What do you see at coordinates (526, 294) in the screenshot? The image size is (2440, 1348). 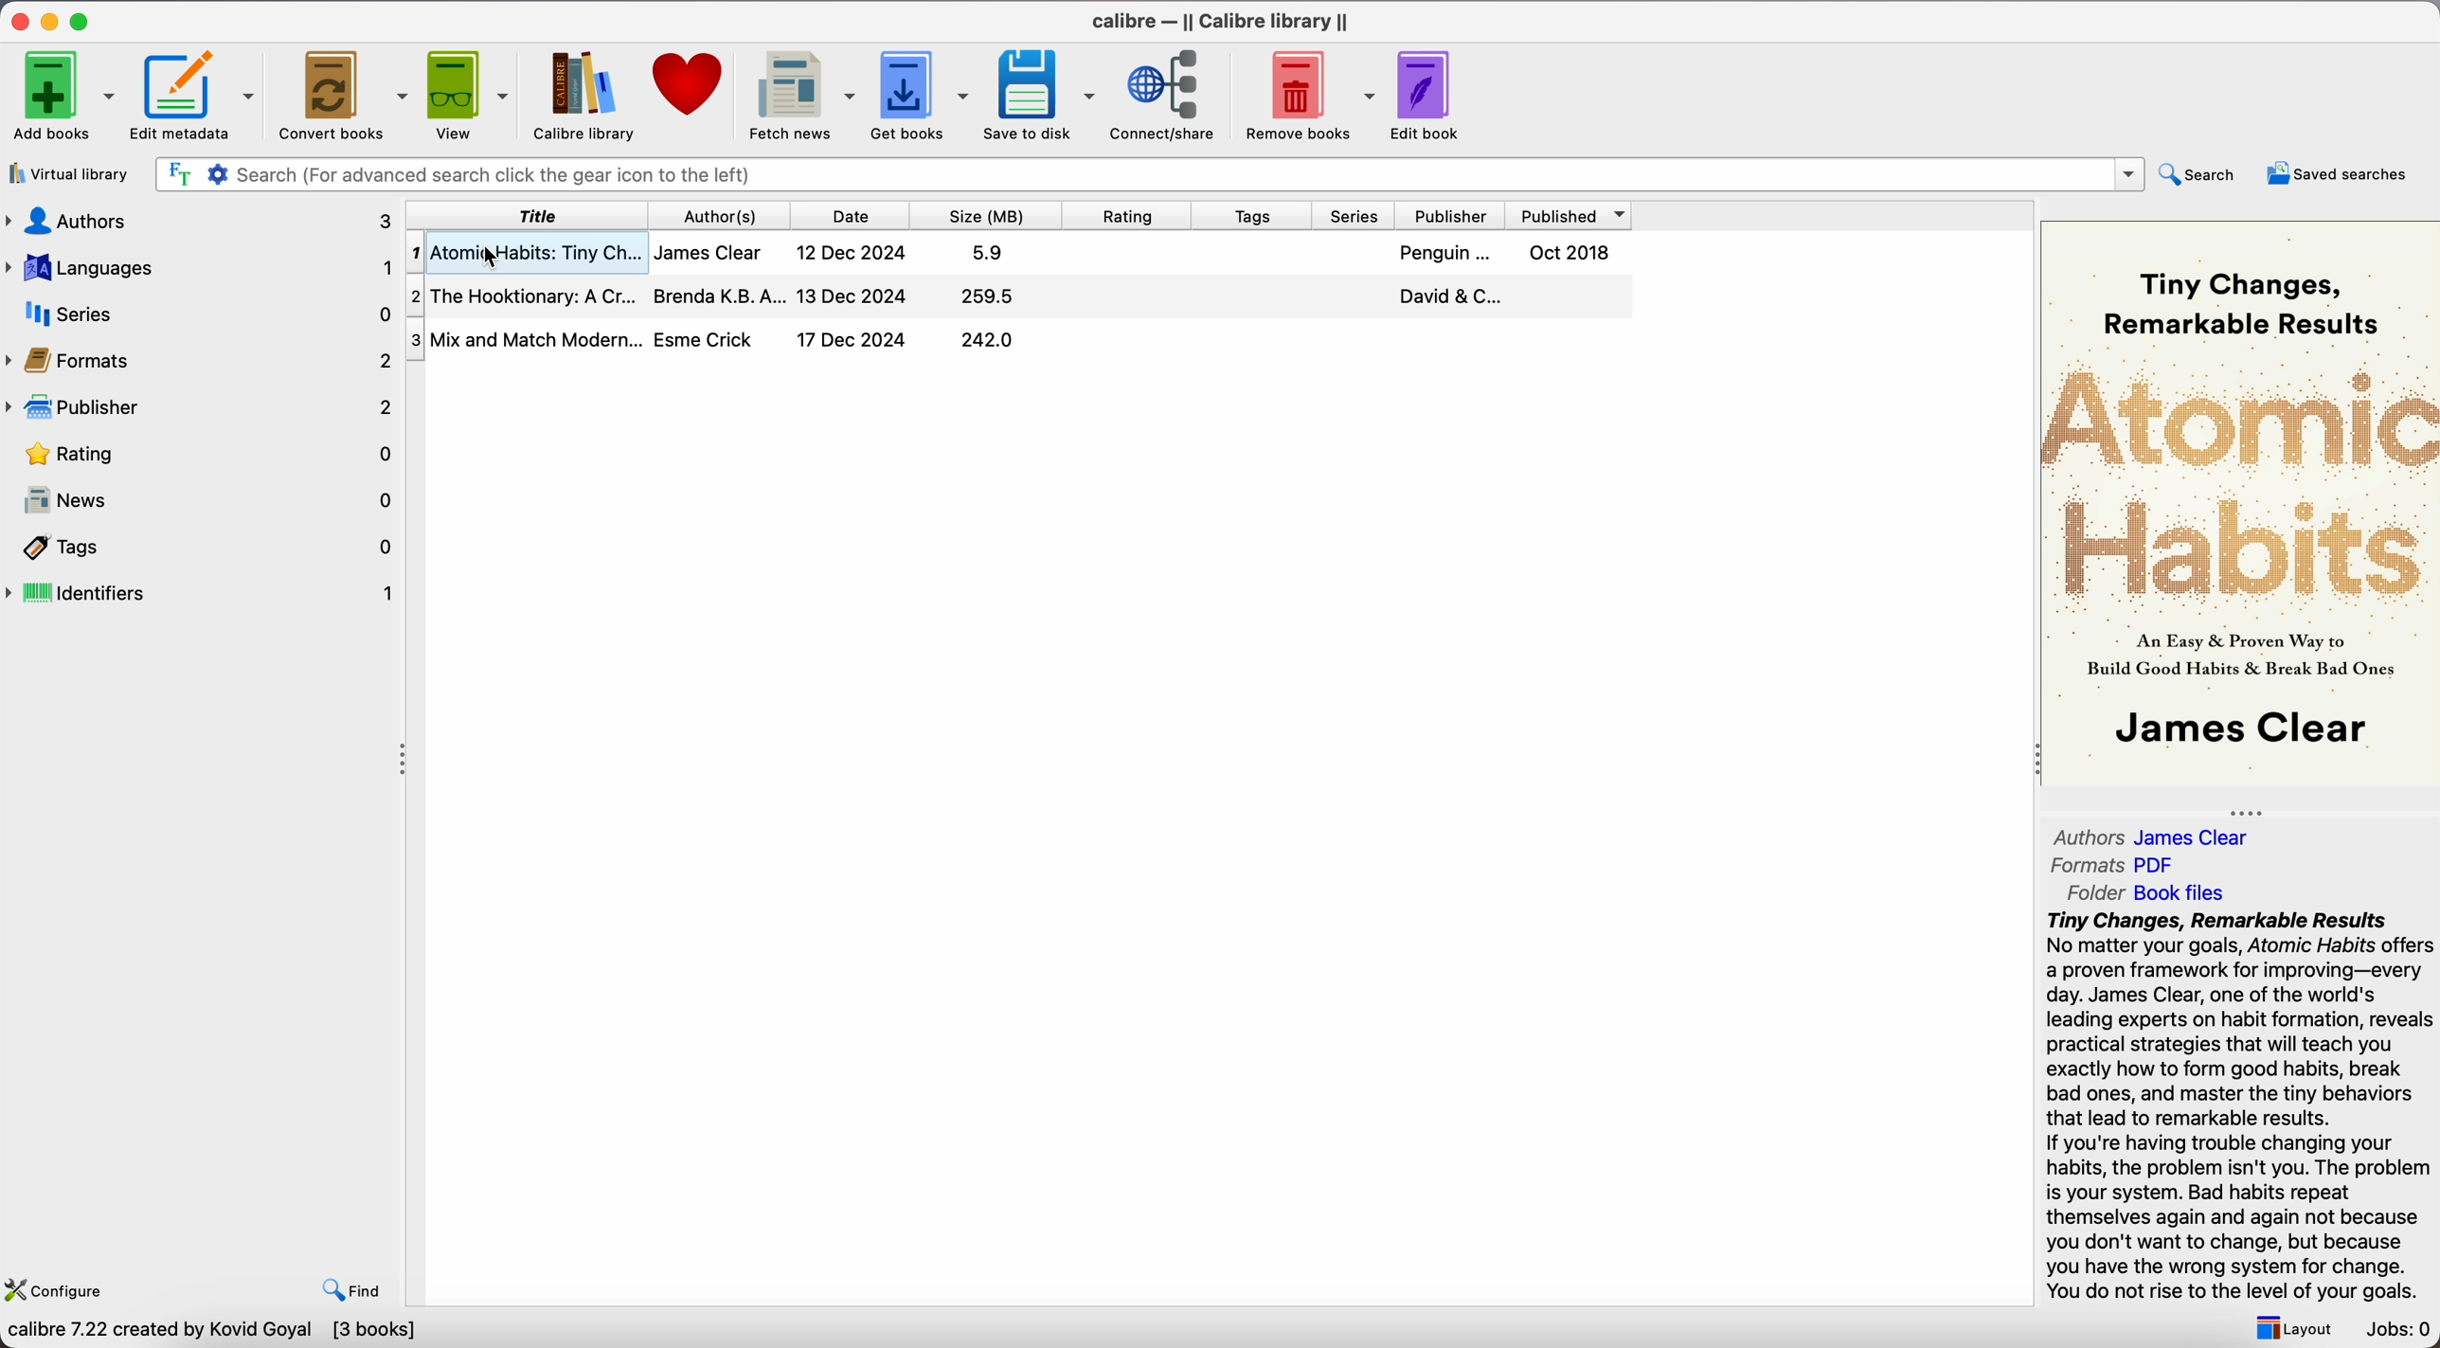 I see `The Hooktionary: A Cr...` at bounding box center [526, 294].